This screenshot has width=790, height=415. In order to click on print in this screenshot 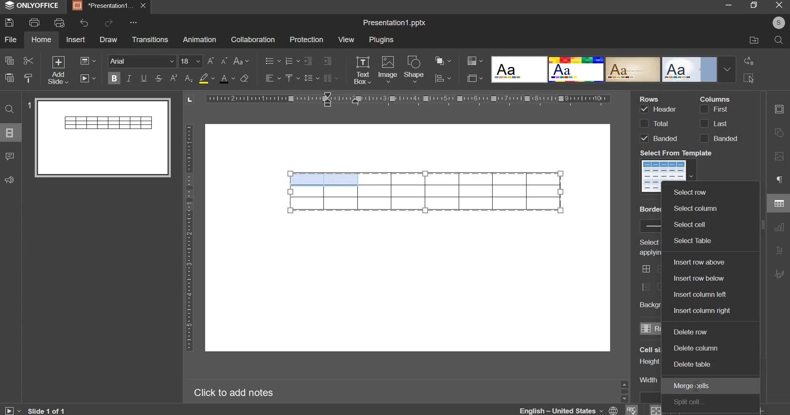, I will do `click(35, 22)`.